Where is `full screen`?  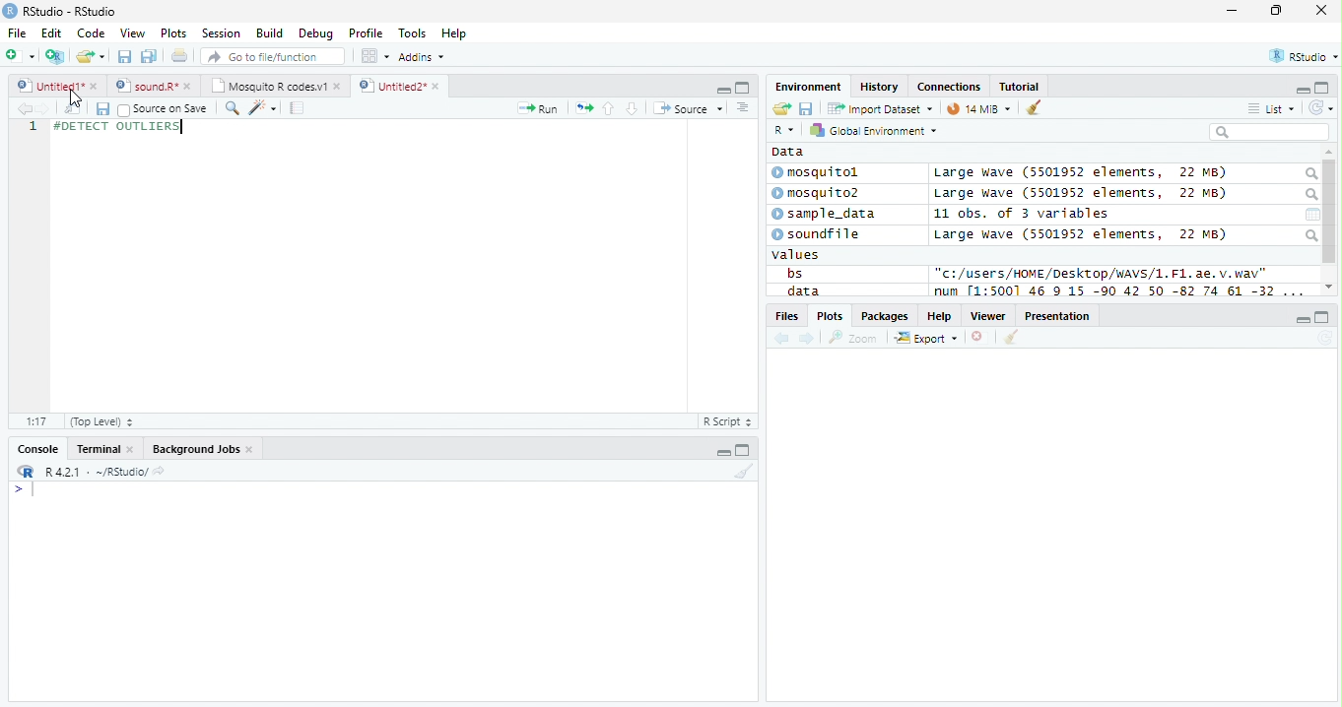 full screen is located at coordinates (743, 449).